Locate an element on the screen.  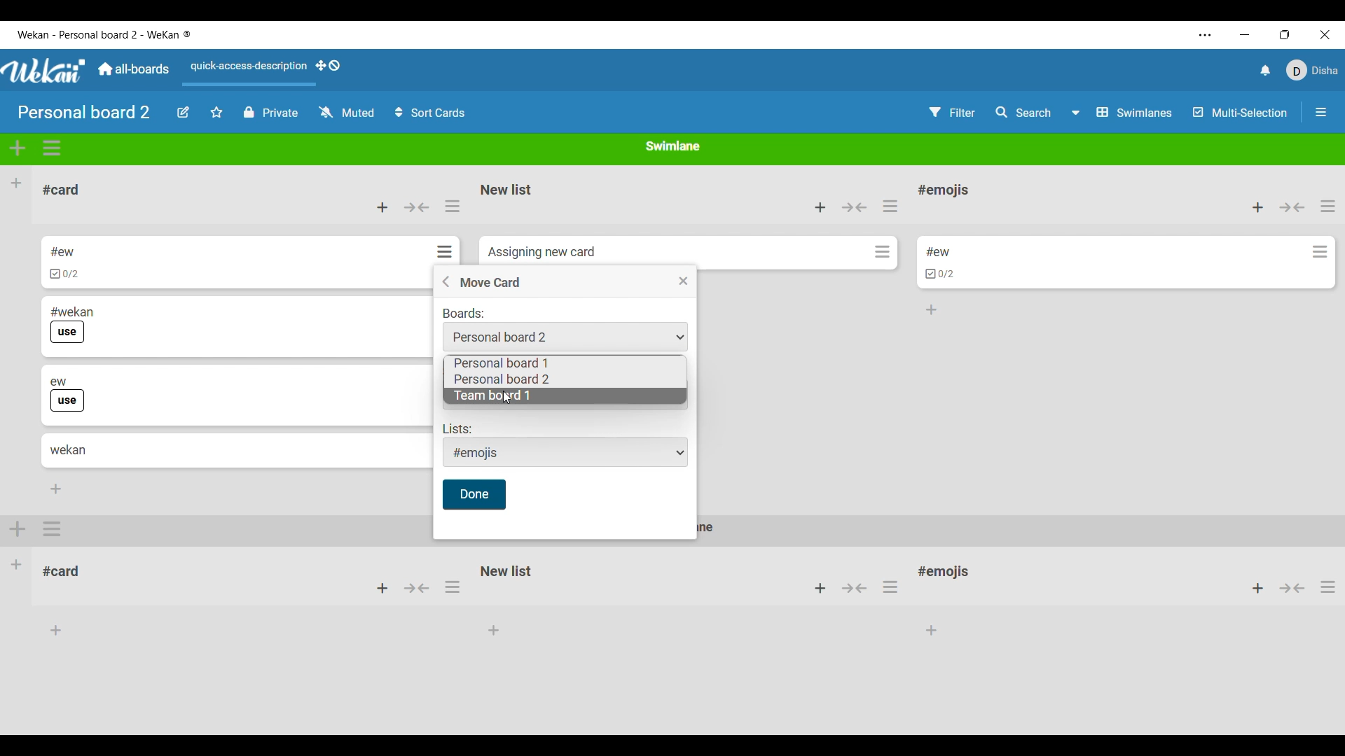
options is located at coordinates (895, 587).